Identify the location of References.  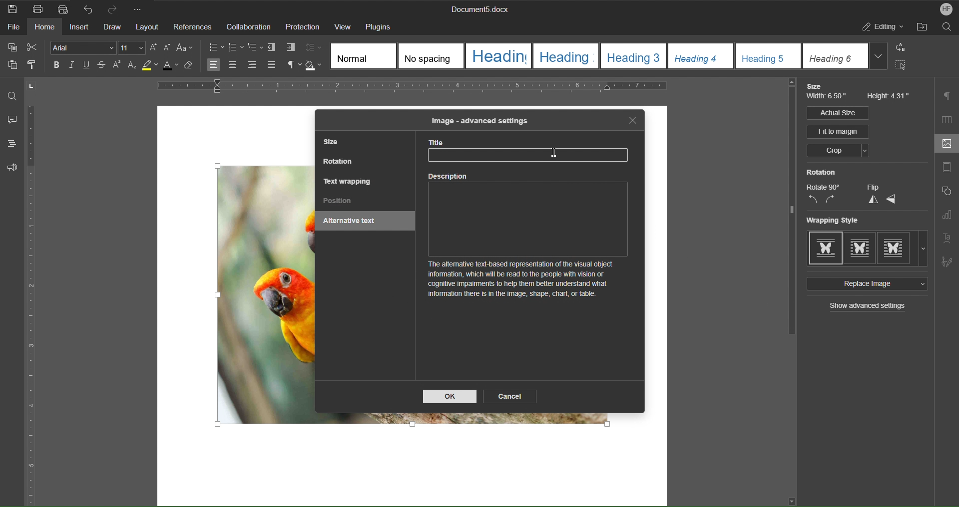
(192, 27).